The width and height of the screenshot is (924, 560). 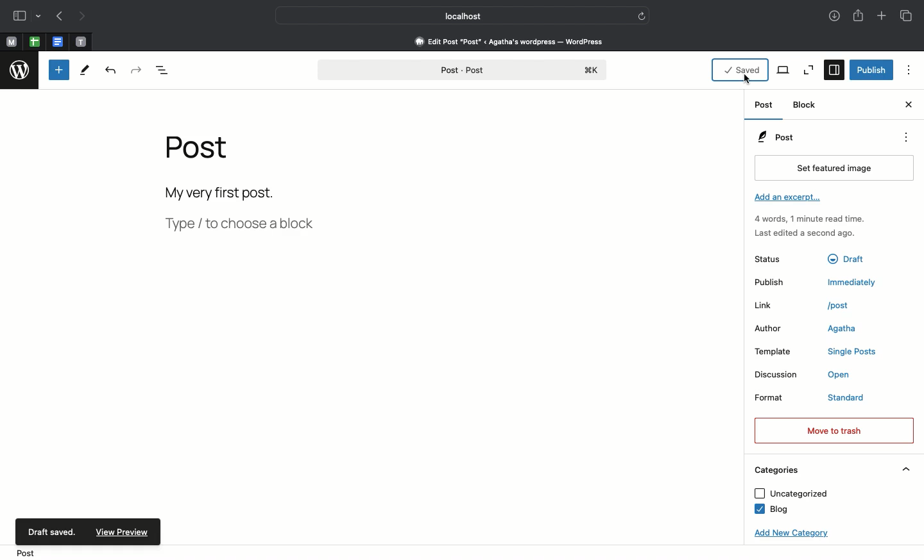 I want to click on Author, so click(x=774, y=329).